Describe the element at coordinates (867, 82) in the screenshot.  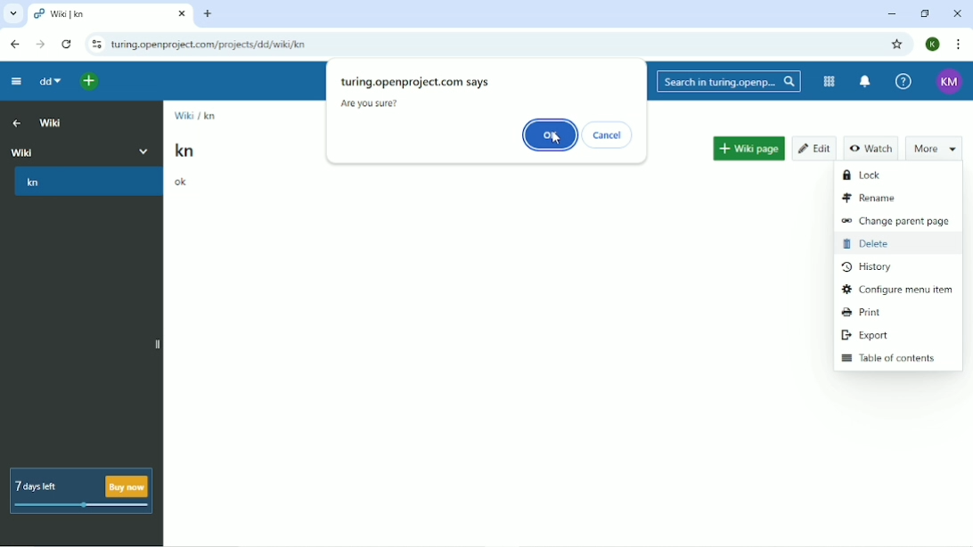
I see `To notification center` at that location.